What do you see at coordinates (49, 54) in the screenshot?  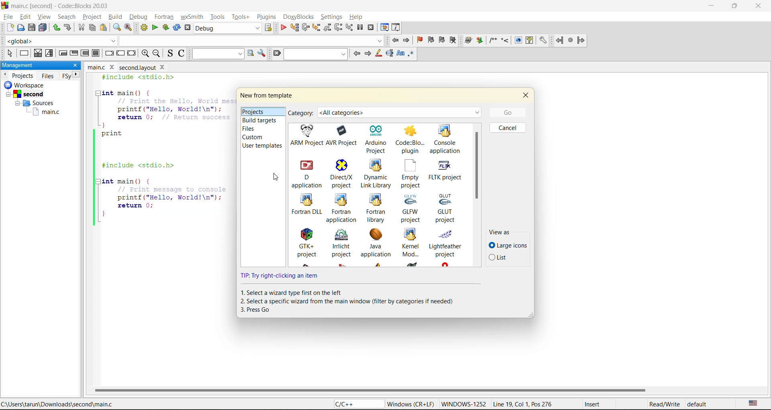 I see `selection` at bounding box center [49, 54].